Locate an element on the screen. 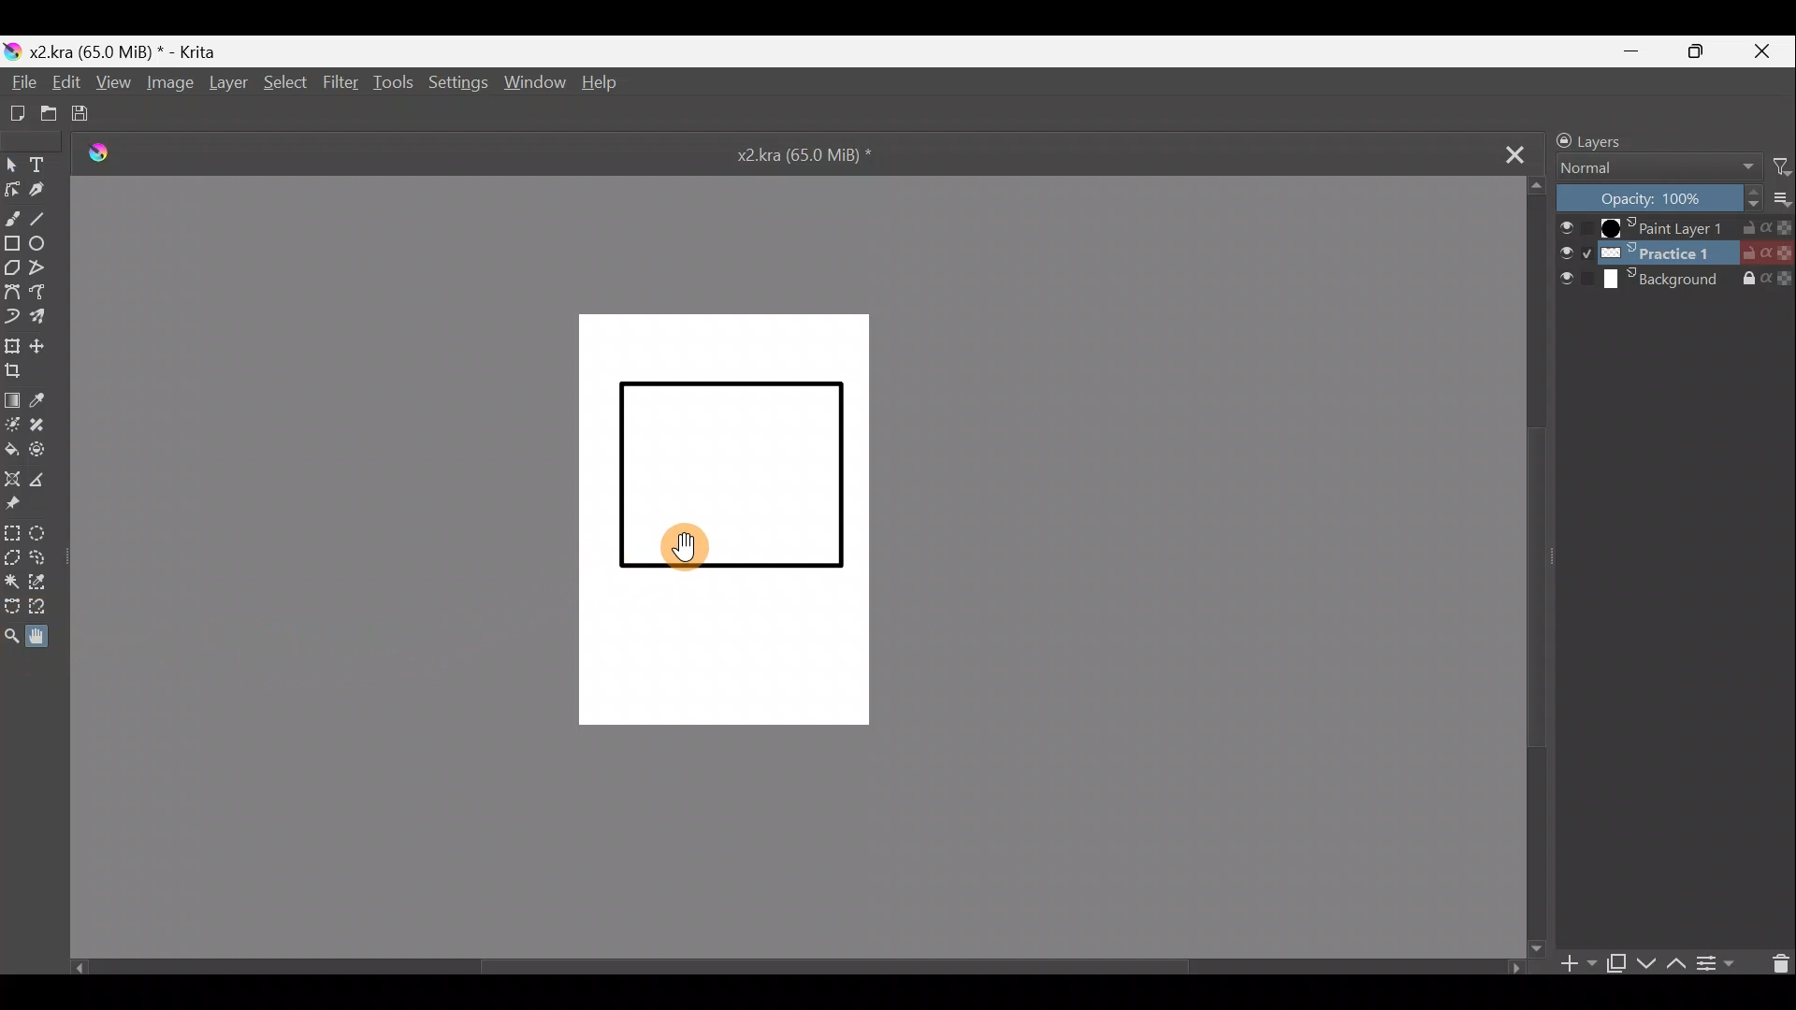 The height and width of the screenshot is (1010, 1796). Select is located at coordinates (285, 87).